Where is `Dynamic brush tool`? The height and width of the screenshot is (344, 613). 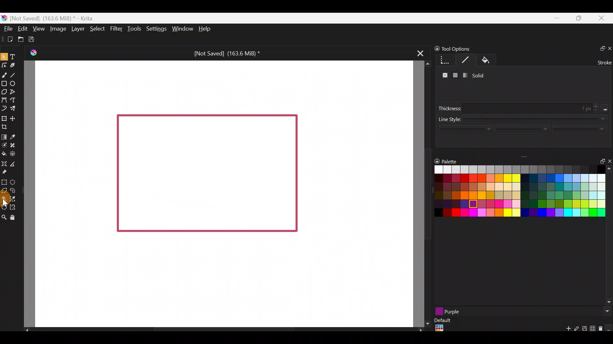
Dynamic brush tool is located at coordinates (4, 108).